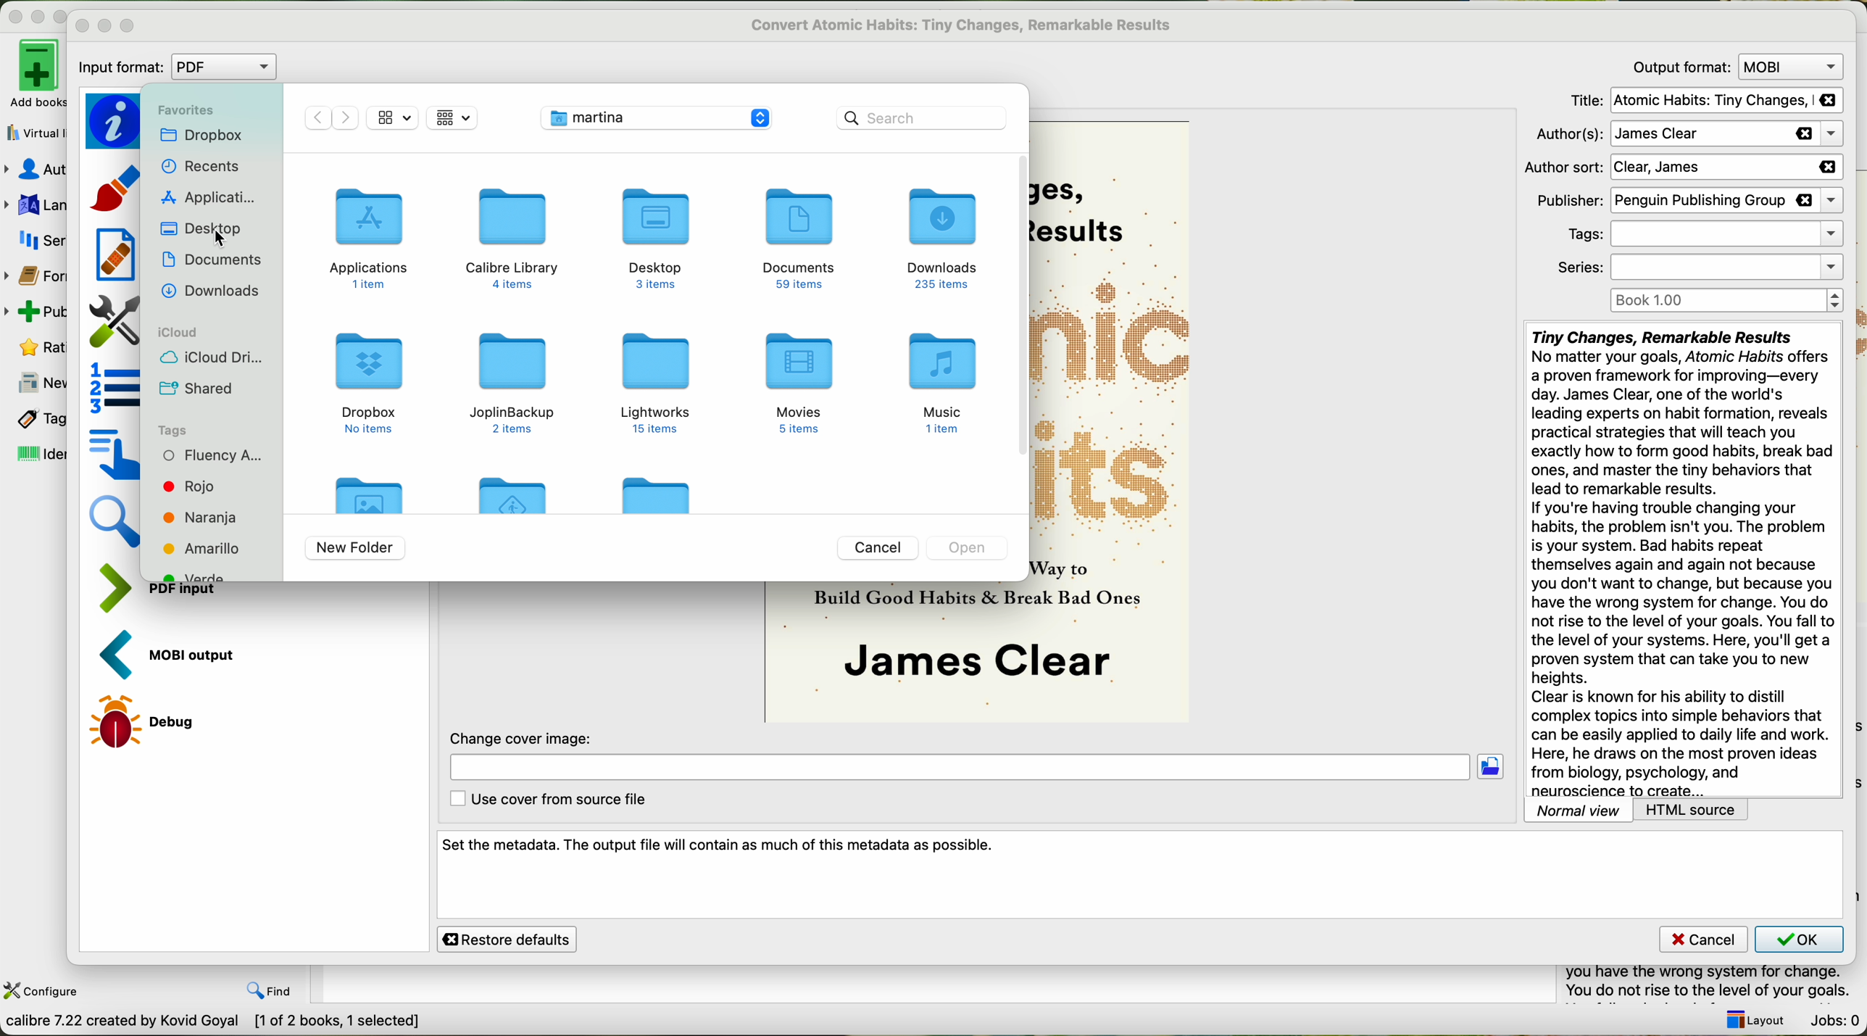 Image resolution: width=1867 pixels, height=1036 pixels. Describe the element at coordinates (43, 991) in the screenshot. I see `configure` at that location.